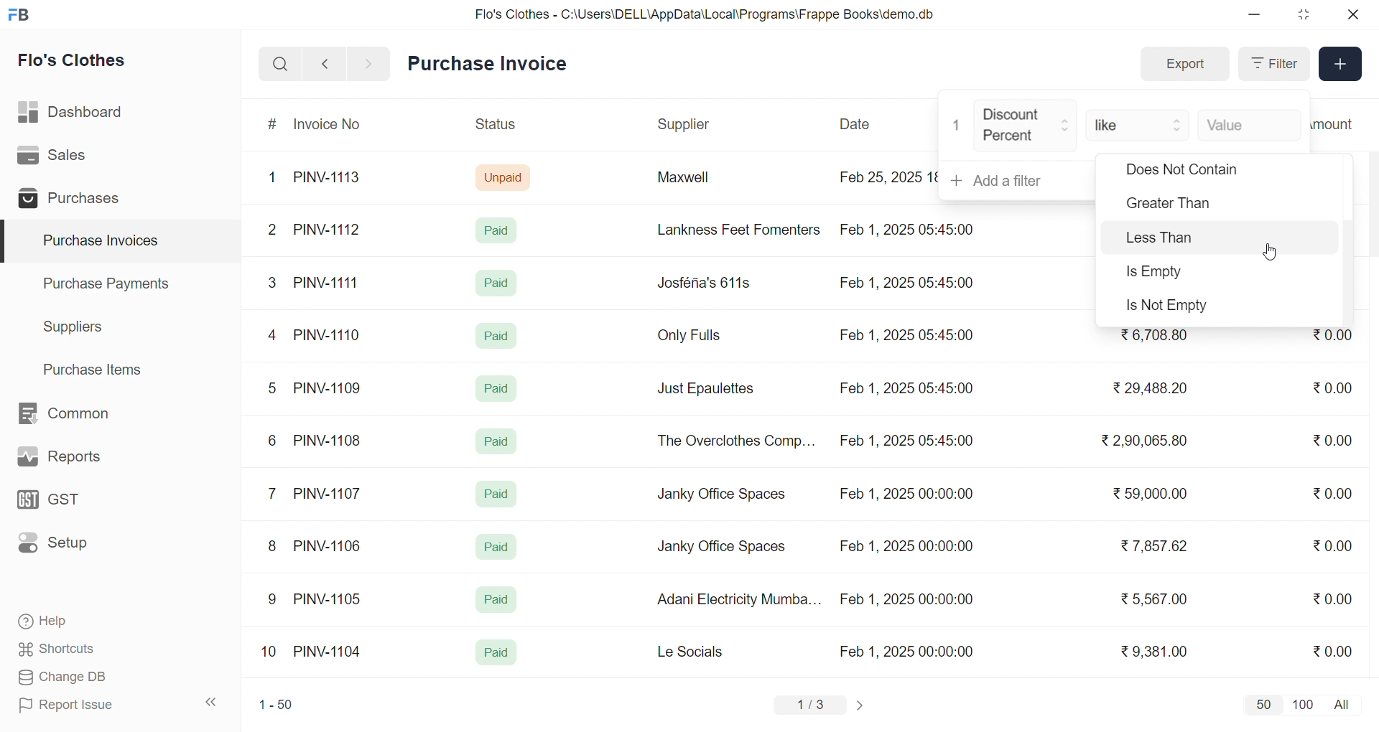 This screenshot has width=1379, height=732. Describe the element at coordinates (98, 241) in the screenshot. I see `Purchase Invoices` at that location.